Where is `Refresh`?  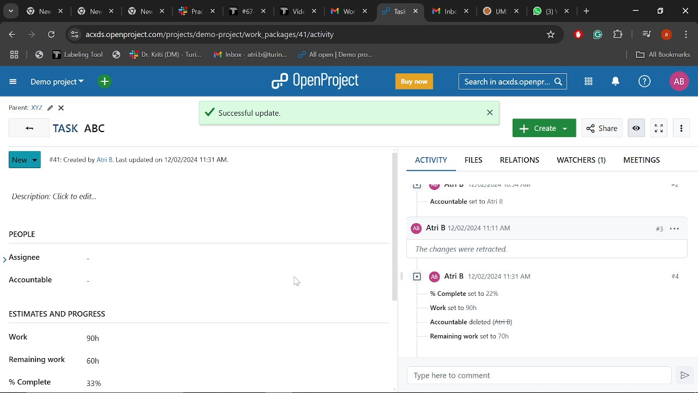 Refresh is located at coordinates (51, 35).